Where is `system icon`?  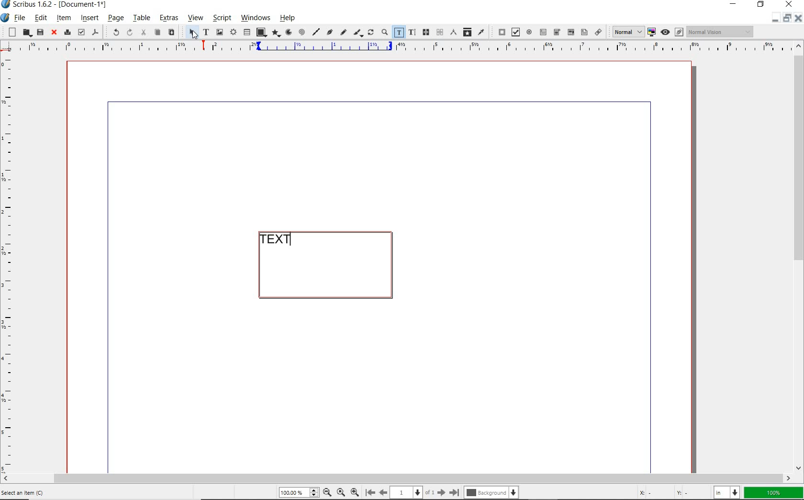
system icon is located at coordinates (4, 18).